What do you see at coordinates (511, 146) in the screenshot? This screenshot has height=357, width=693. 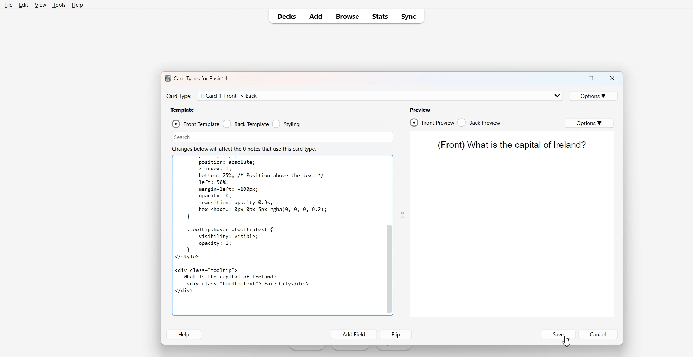 I see `Text` at bounding box center [511, 146].